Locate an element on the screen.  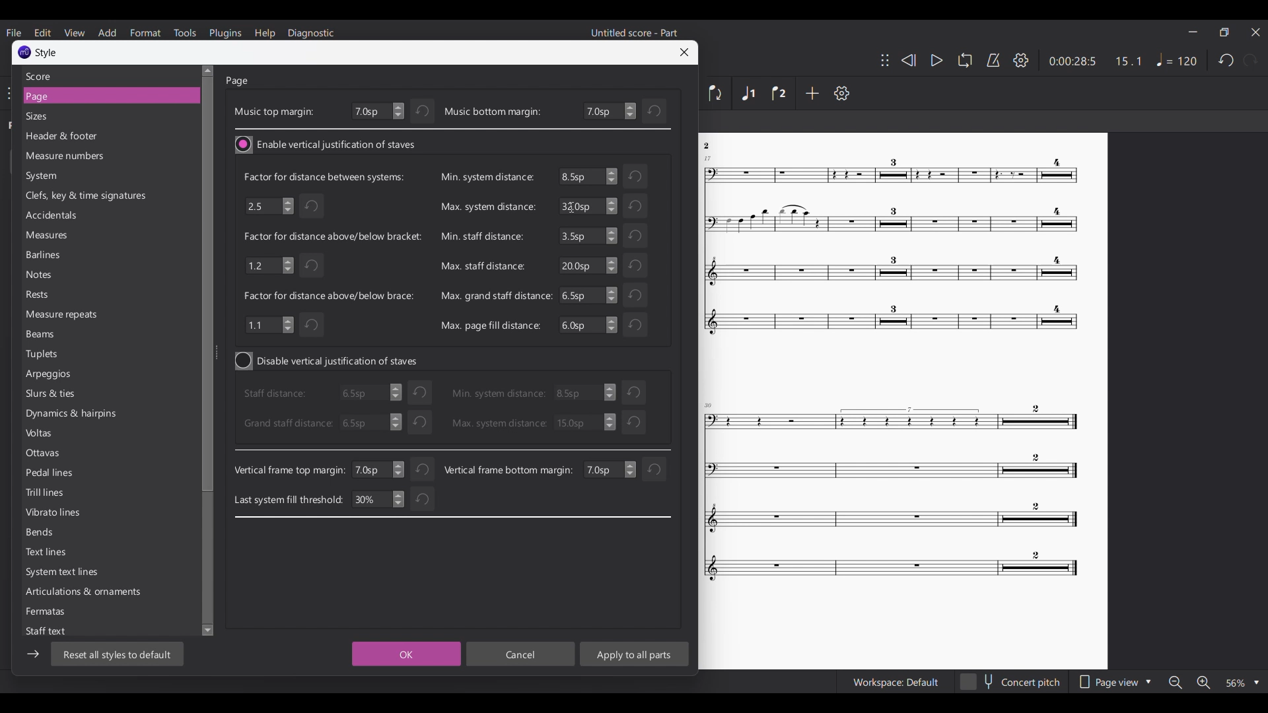
Change toolbar position is located at coordinates (885, 60).